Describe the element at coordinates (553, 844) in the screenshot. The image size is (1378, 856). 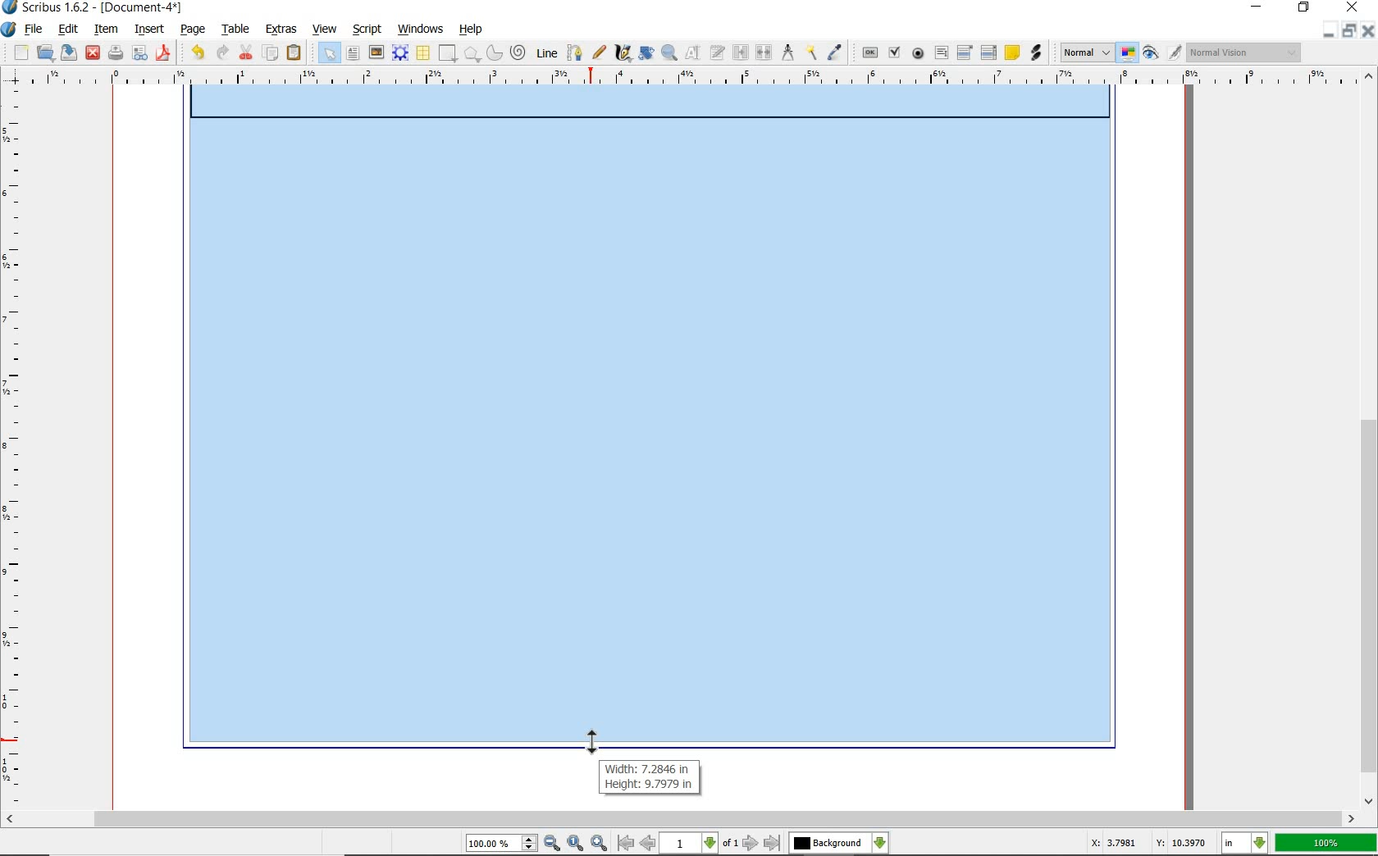
I see `zoom out` at that location.